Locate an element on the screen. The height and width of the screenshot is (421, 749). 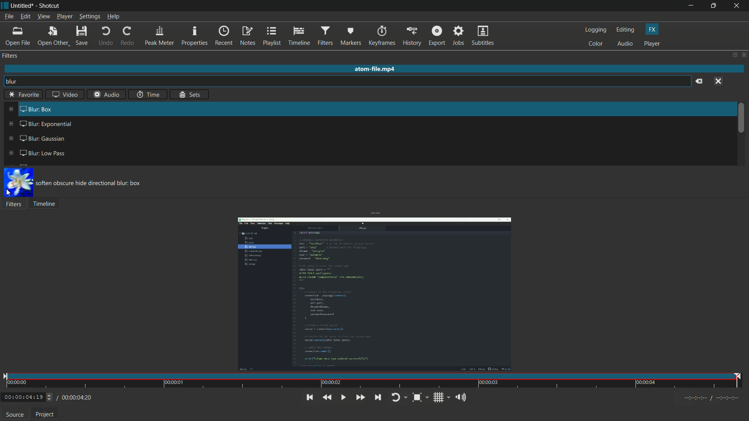
recent is located at coordinates (224, 36).